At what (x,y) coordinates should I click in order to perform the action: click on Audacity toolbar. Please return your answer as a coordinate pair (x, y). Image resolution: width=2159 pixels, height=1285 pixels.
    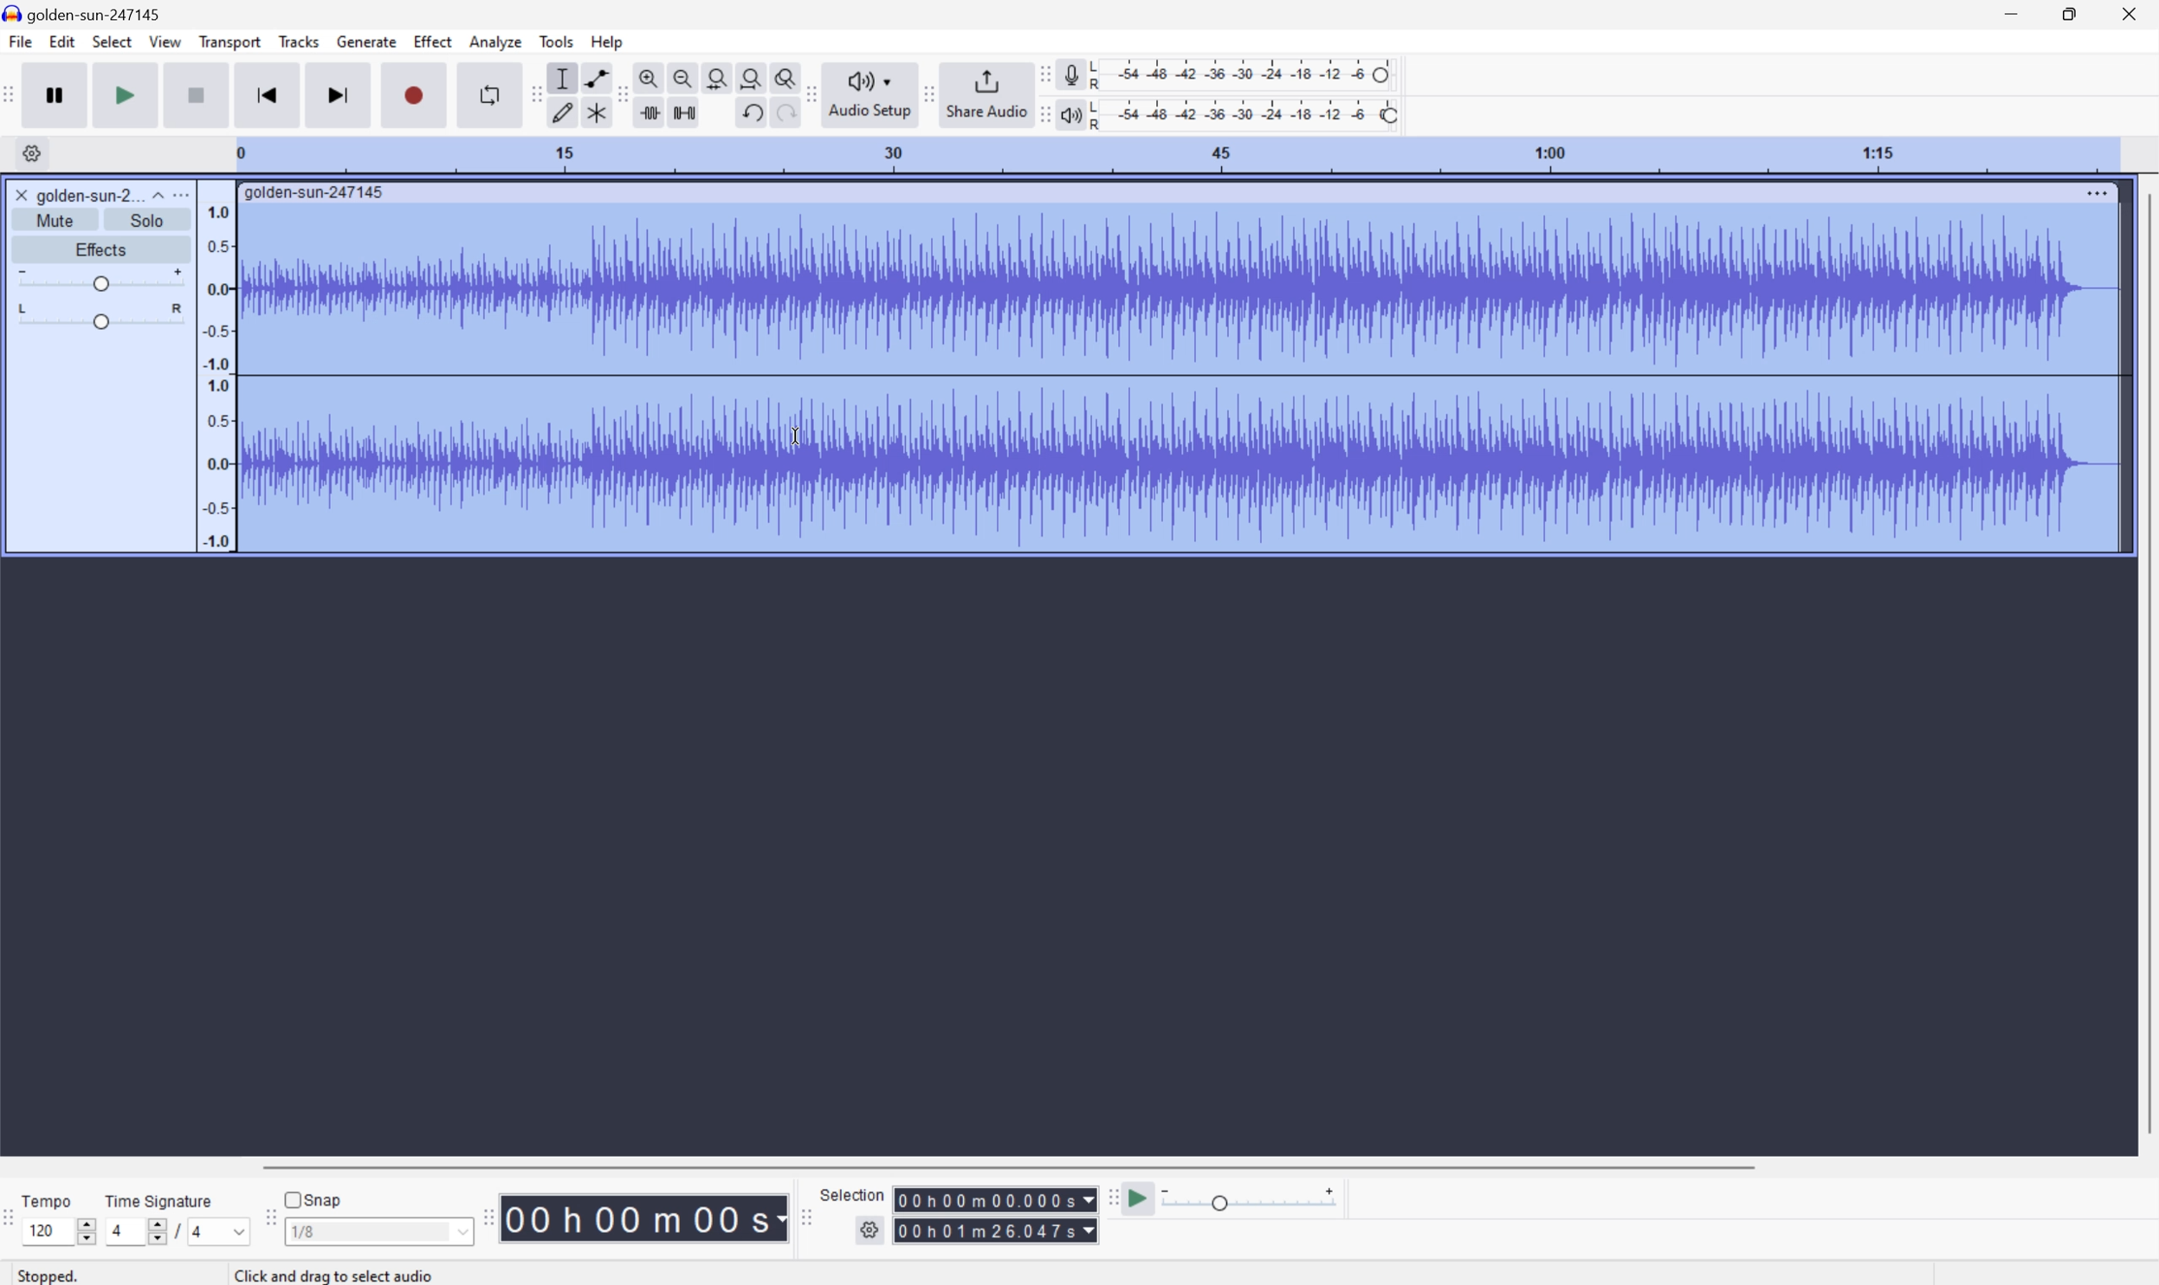
    Looking at the image, I should click on (488, 1217).